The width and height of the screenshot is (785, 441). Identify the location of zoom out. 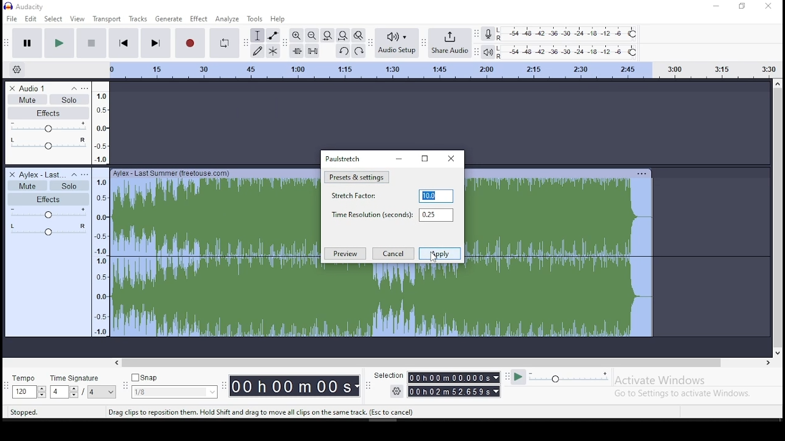
(312, 36).